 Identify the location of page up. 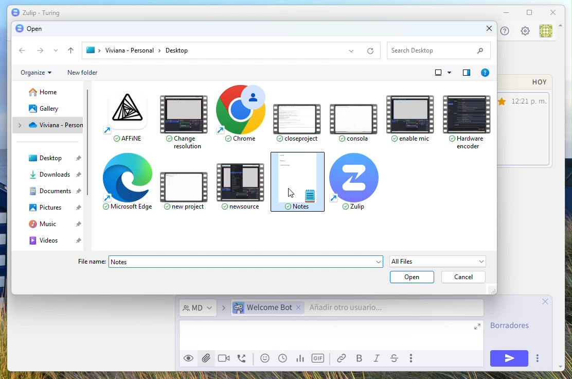
(563, 32).